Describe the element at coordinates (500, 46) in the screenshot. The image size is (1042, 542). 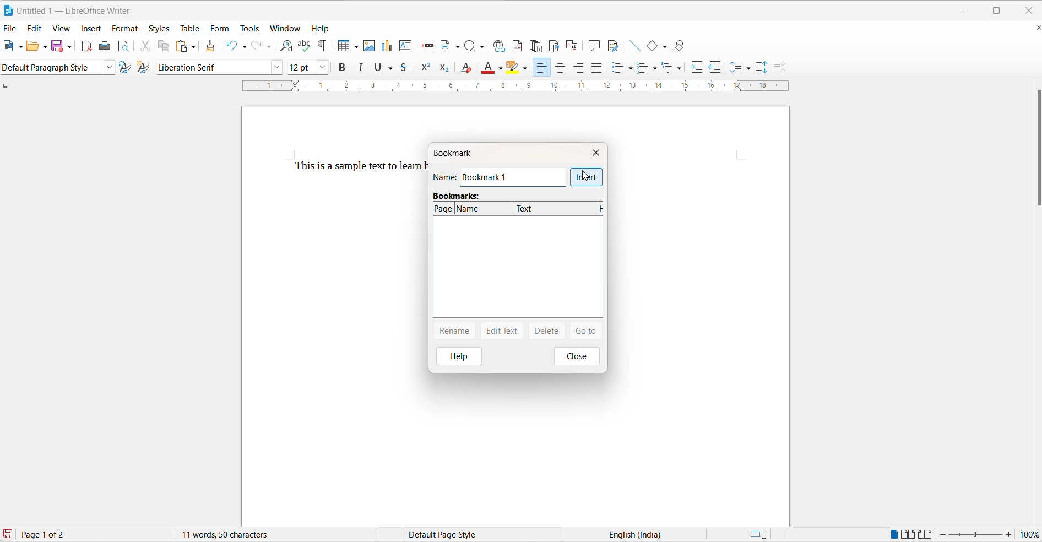
I see `insert hyperlink` at that location.